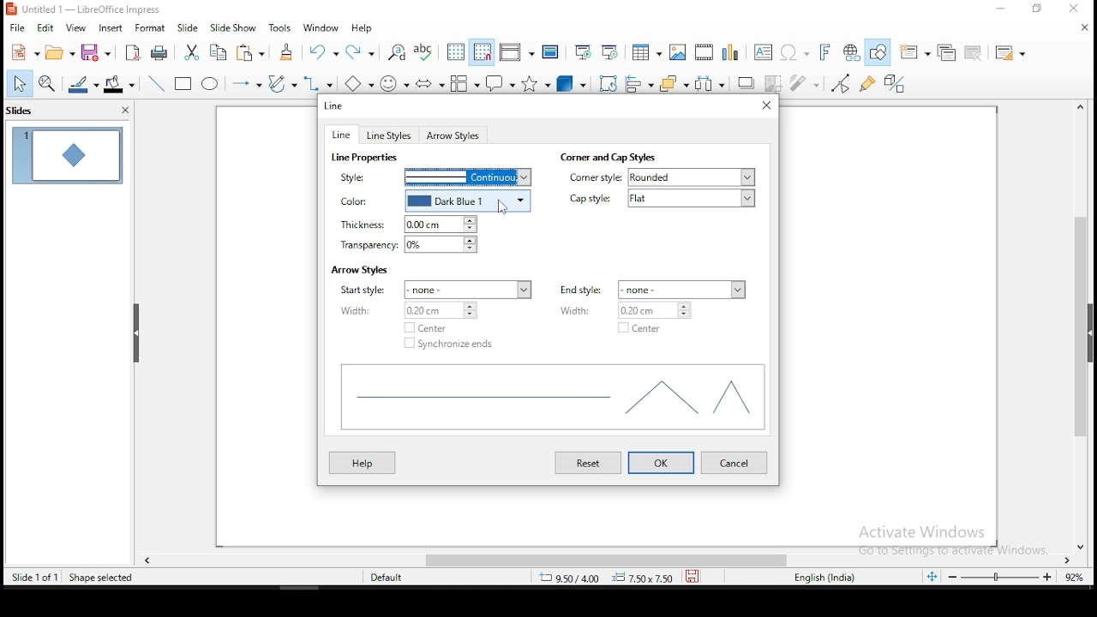  Describe the element at coordinates (162, 51) in the screenshot. I see `print` at that location.